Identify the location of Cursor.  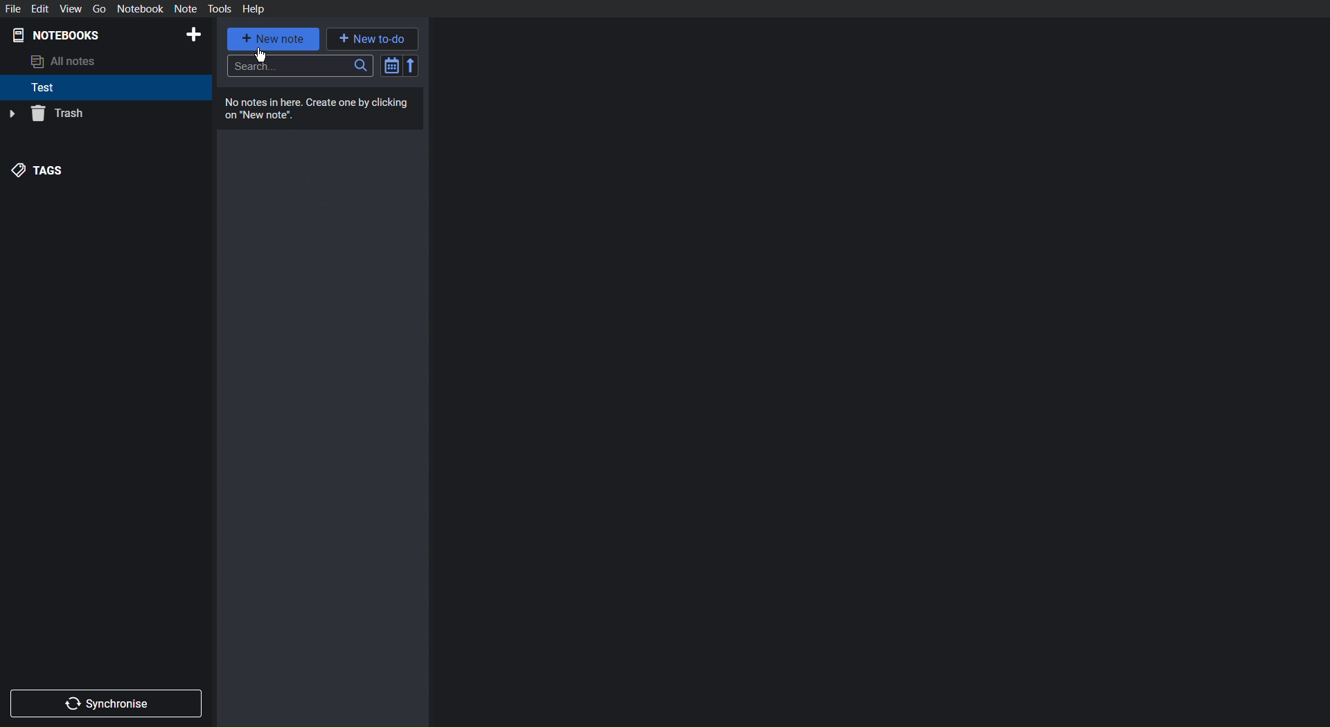
(265, 56).